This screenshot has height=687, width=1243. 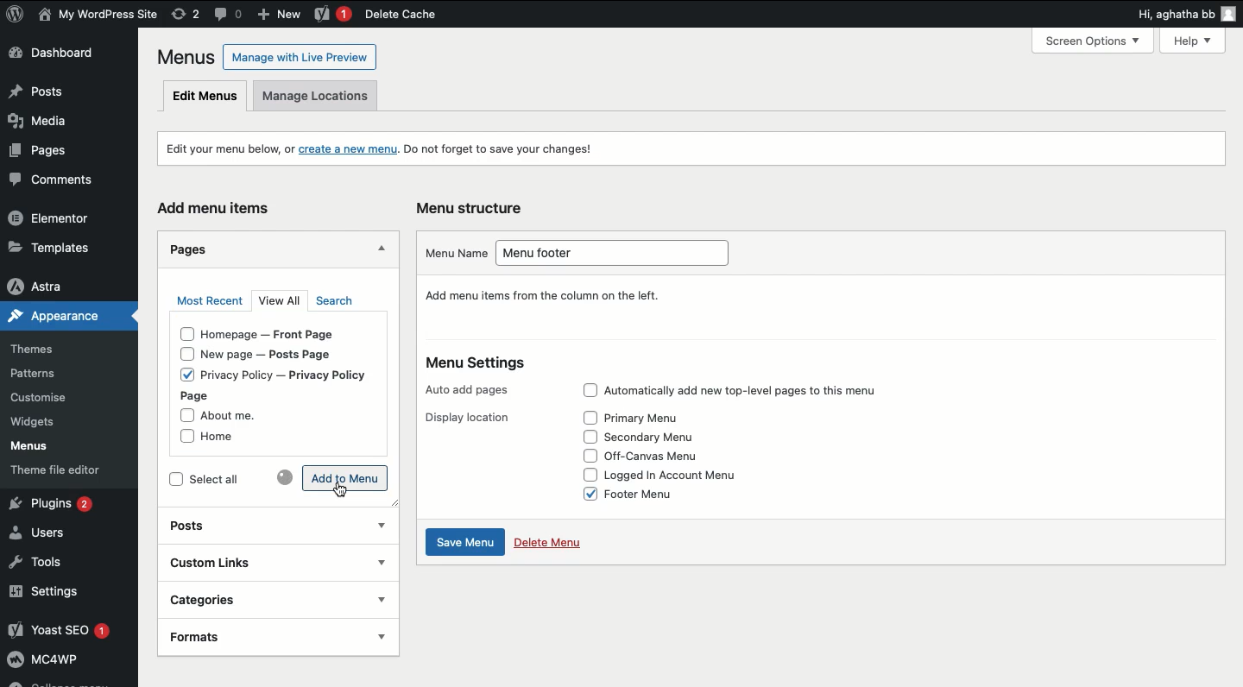 What do you see at coordinates (260, 524) in the screenshot?
I see `Posts` at bounding box center [260, 524].